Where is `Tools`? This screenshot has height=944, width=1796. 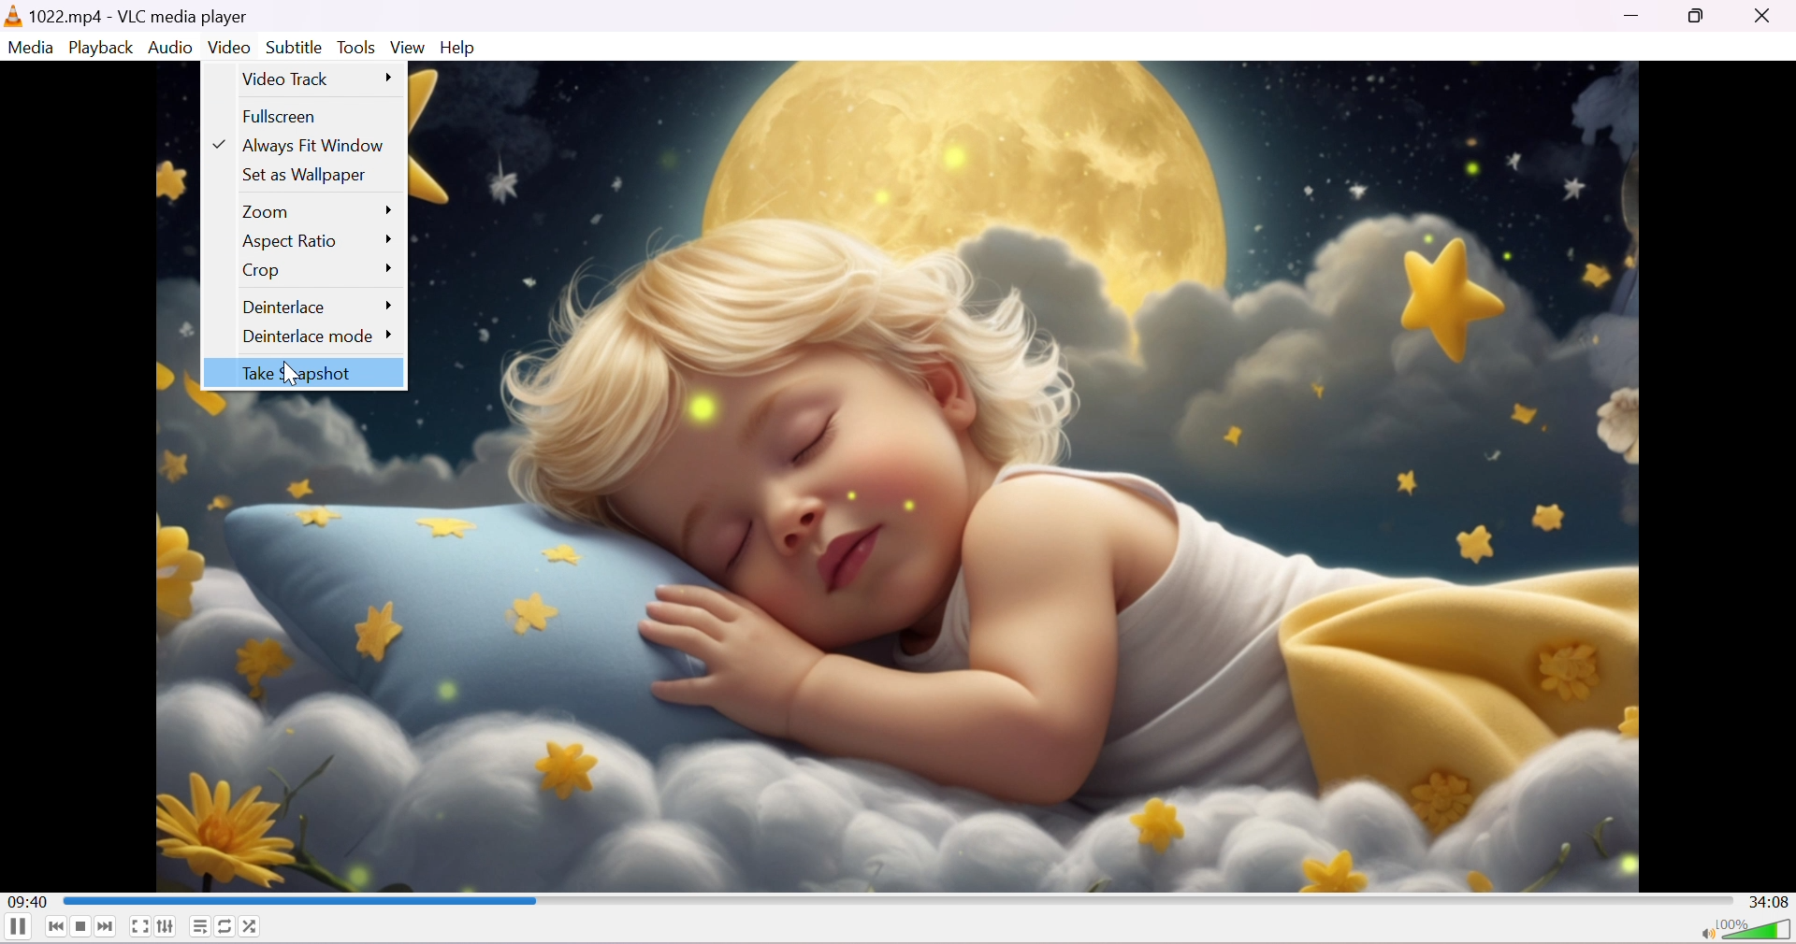
Tools is located at coordinates (357, 47).